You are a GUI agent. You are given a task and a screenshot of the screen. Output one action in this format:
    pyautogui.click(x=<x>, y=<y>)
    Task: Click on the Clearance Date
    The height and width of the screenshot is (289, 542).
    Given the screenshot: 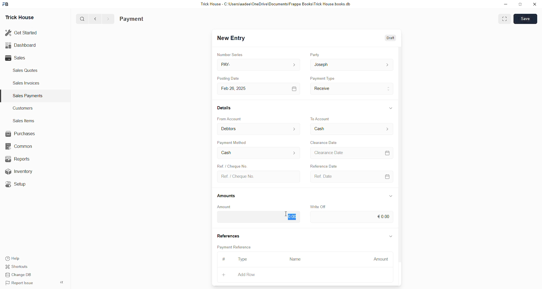 What is the action you would take?
    pyautogui.click(x=324, y=143)
    